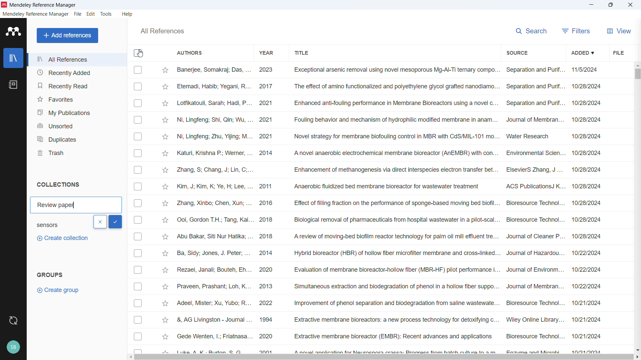  What do you see at coordinates (76, 152) in the screenshot?
I see `Trash ` at bounding box center [76, 152].